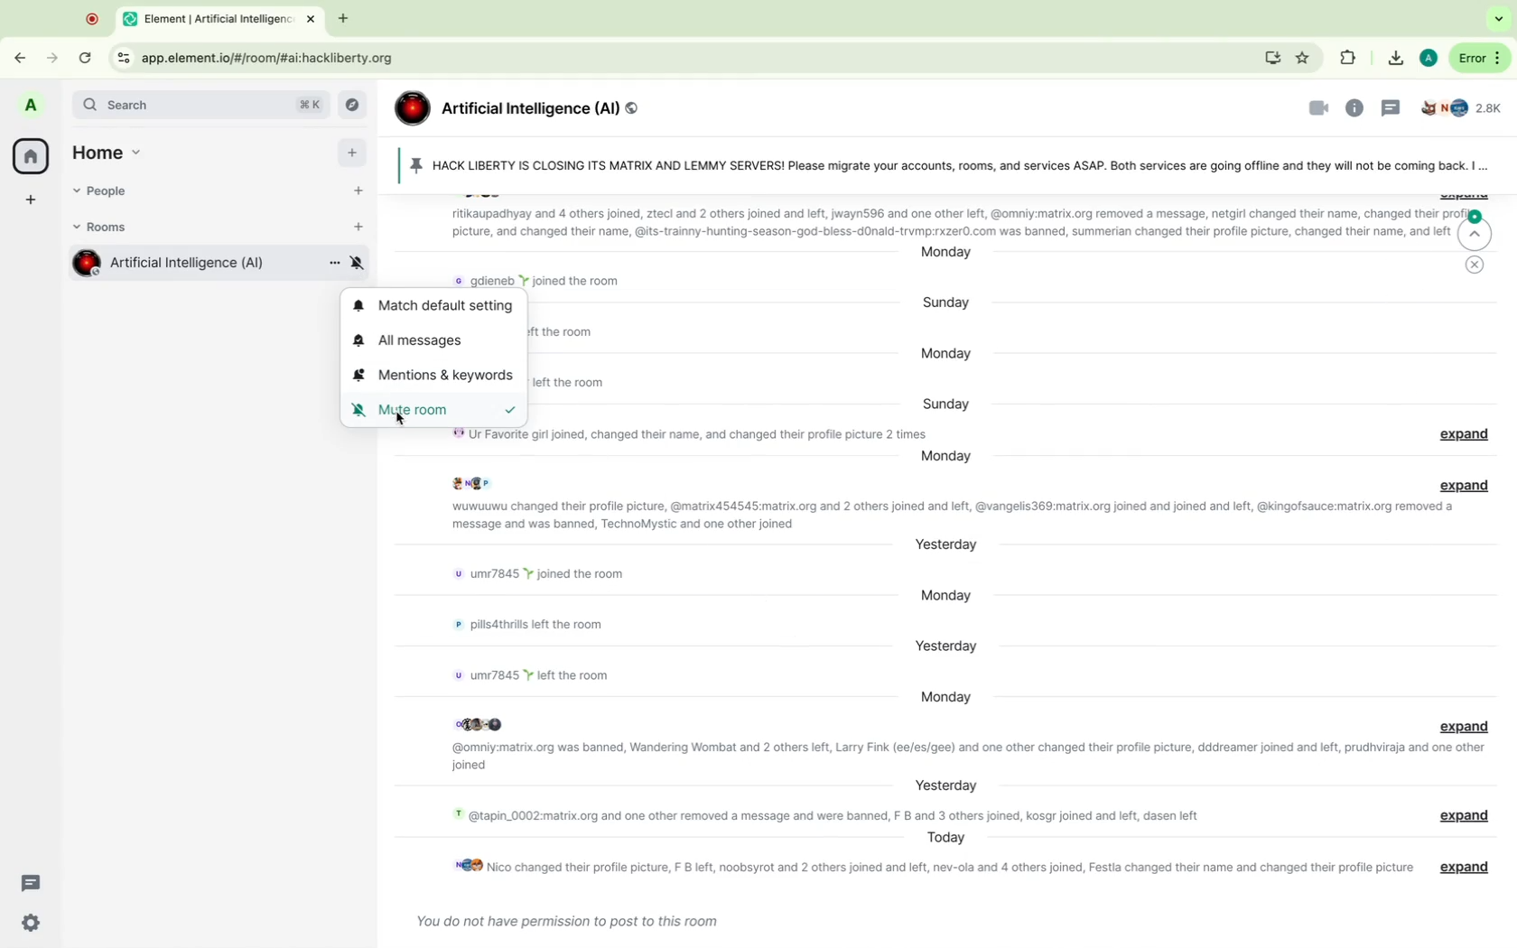 This screenshot has height=948, width=1517. I want to click on day, so click(947, 648).